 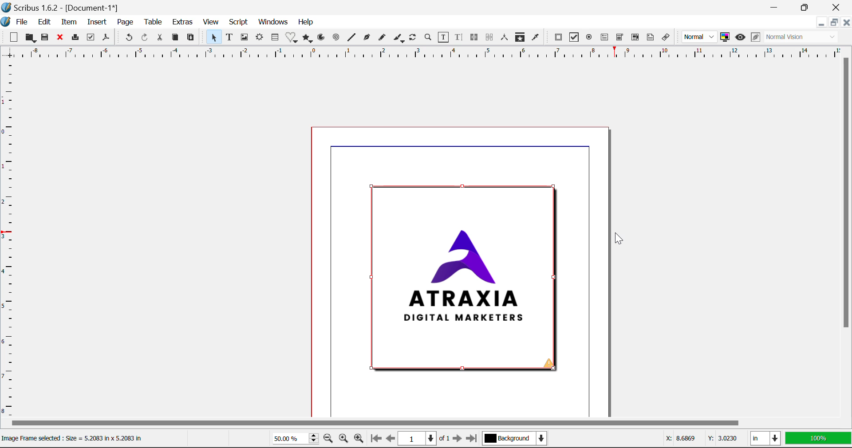 I want to click on Select, so click(x=215, y=39).